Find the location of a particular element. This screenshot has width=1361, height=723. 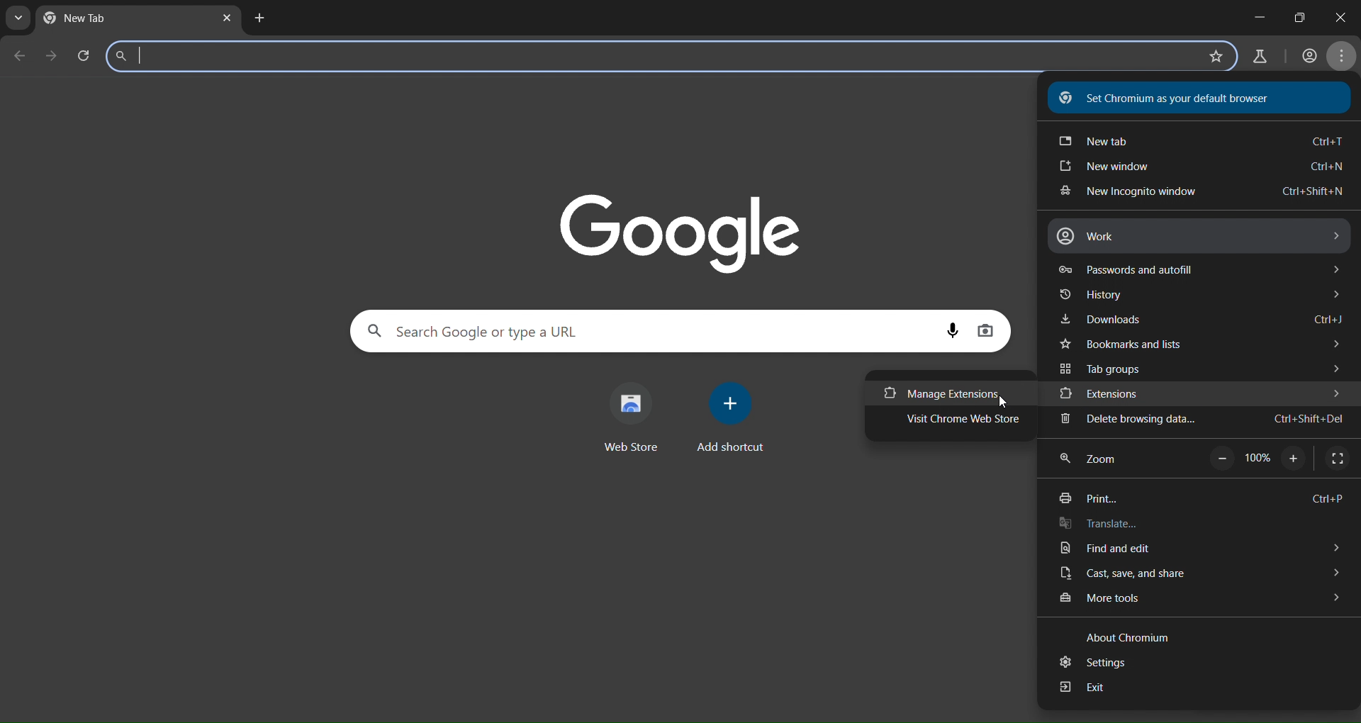

search labs is located at coordinates (1259, 56).